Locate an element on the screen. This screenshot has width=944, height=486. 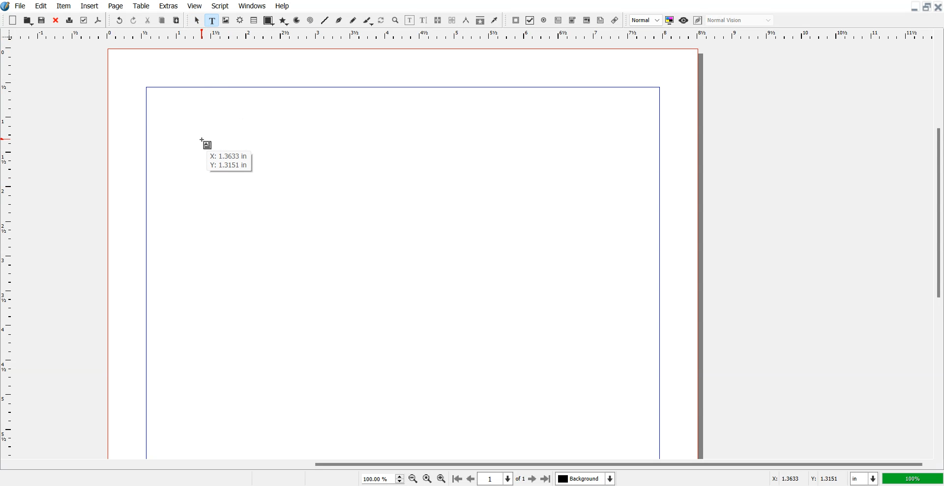
Spiral is located at coordinates (310, 21).